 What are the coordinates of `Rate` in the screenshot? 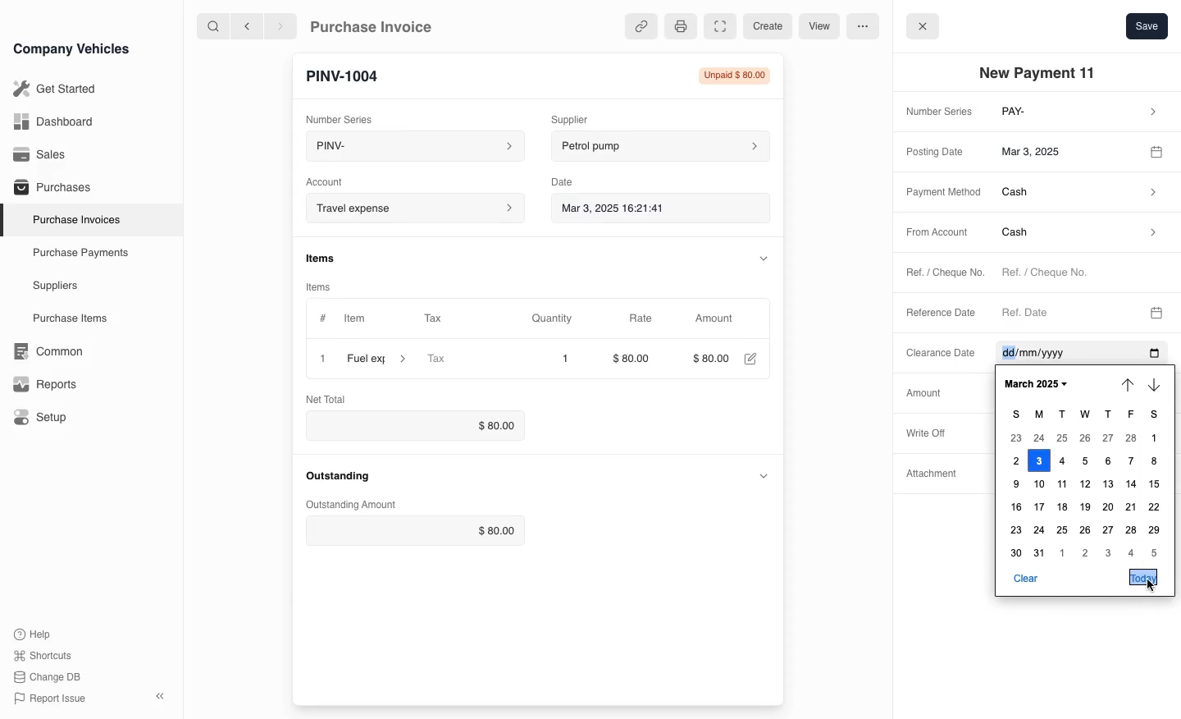 It's located at (639, 318).